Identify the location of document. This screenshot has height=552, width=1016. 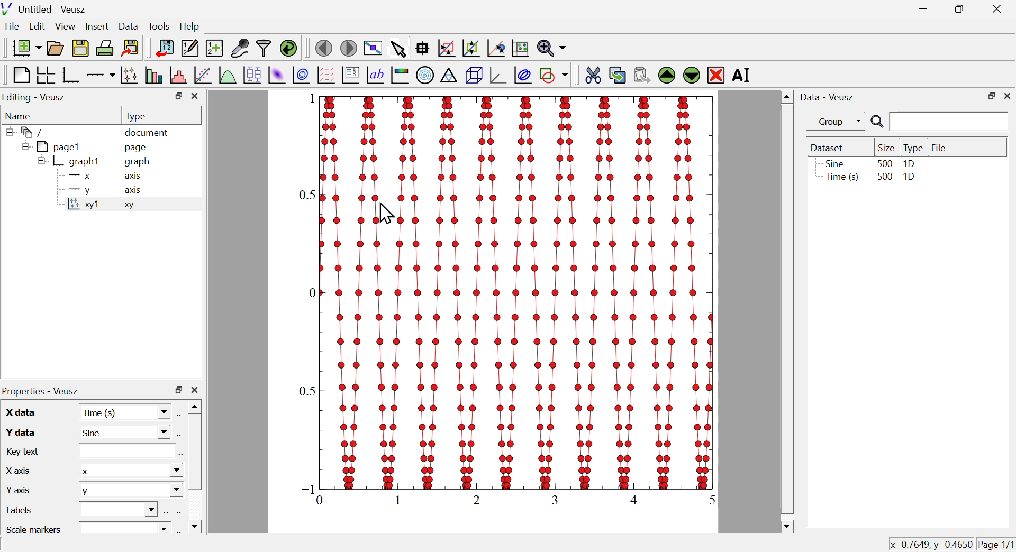
(148, 133).